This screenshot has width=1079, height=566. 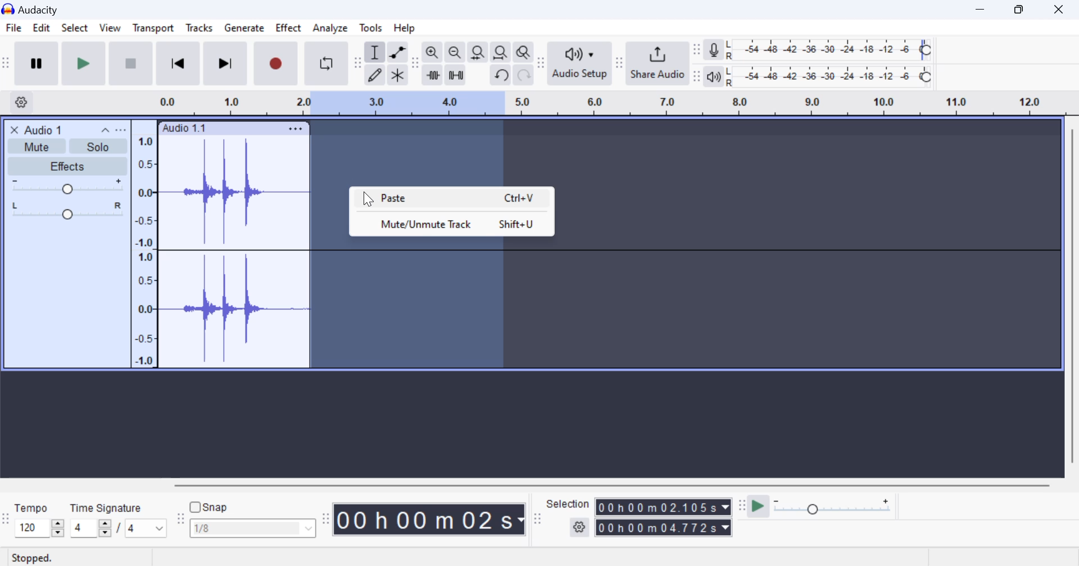 I want to click on Tracks, so click(x=200, y=30).